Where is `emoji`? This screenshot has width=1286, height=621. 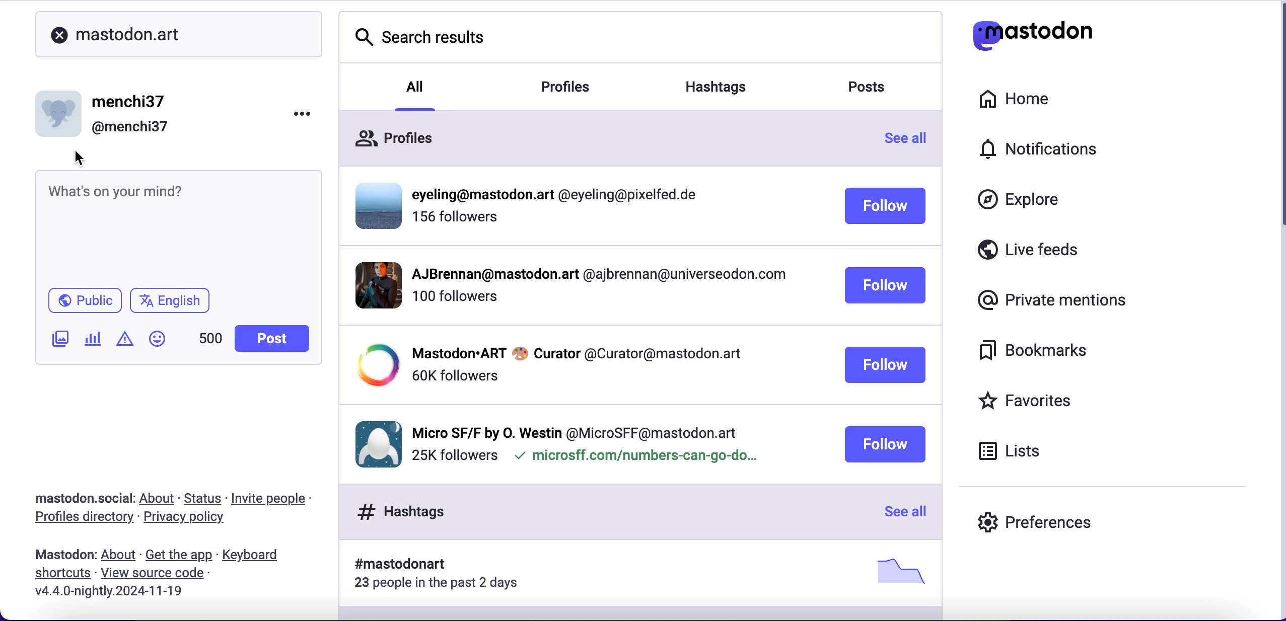
emoji is located at coordinates (160, 339).